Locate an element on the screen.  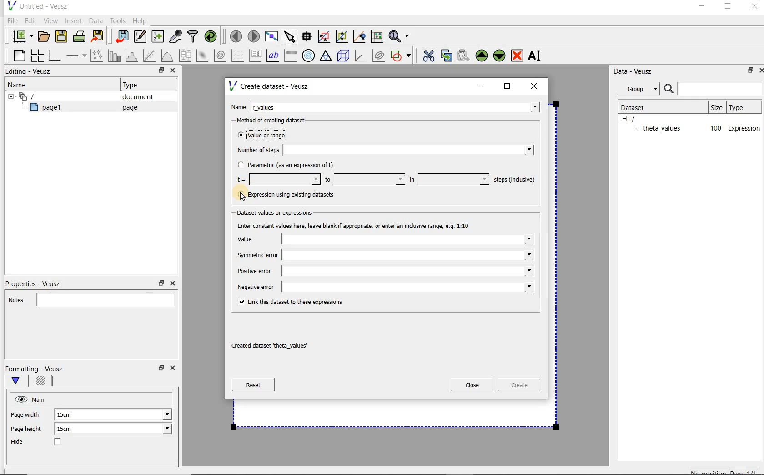
Type is located at coordinates (134, 85).